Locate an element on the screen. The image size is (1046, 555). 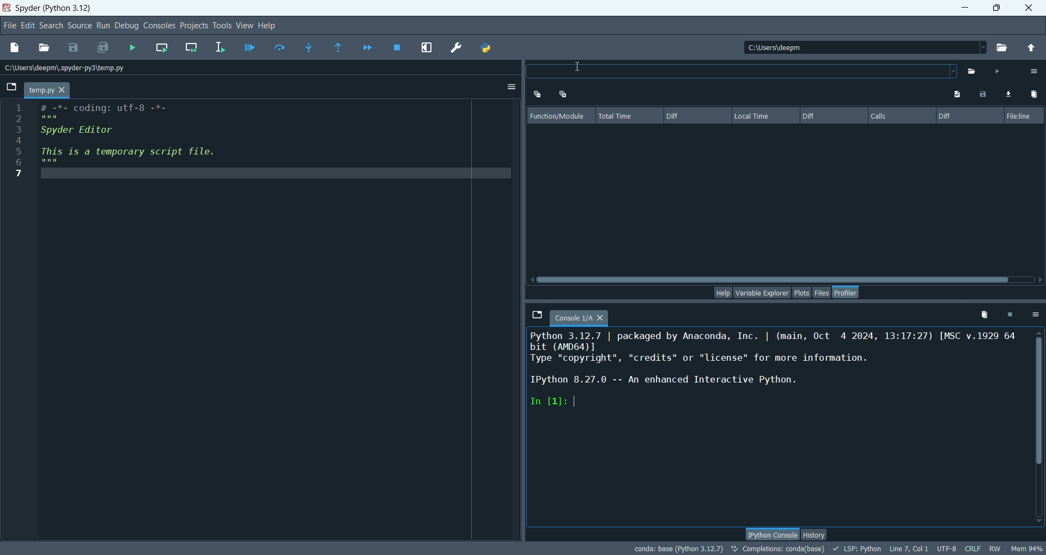
tools is located at coordinates (223, 27).